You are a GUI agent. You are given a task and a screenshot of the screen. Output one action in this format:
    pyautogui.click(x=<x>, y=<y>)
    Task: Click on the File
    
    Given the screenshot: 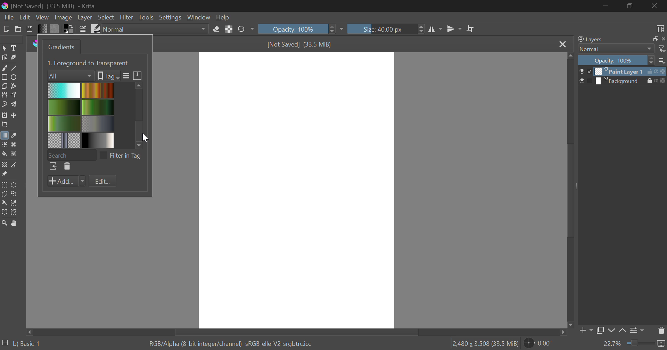 What is the action you would take?
    pyautogui.click(x=8, y=17)
    